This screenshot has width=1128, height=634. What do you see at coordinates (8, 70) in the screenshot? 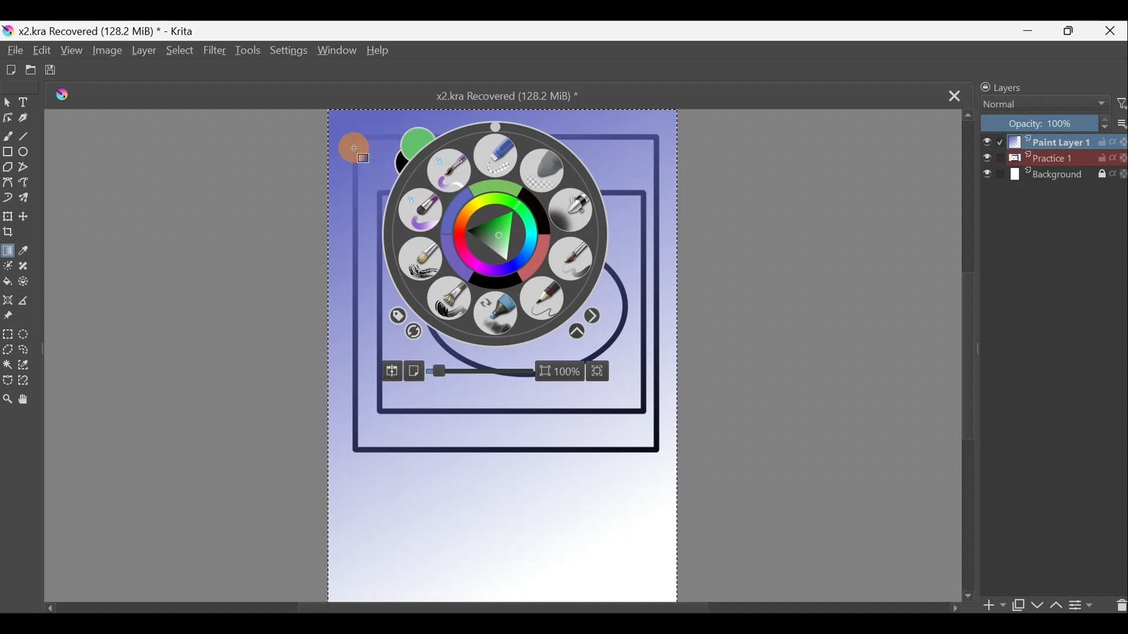
I see `Create new document` at bounding box center [8, 70].